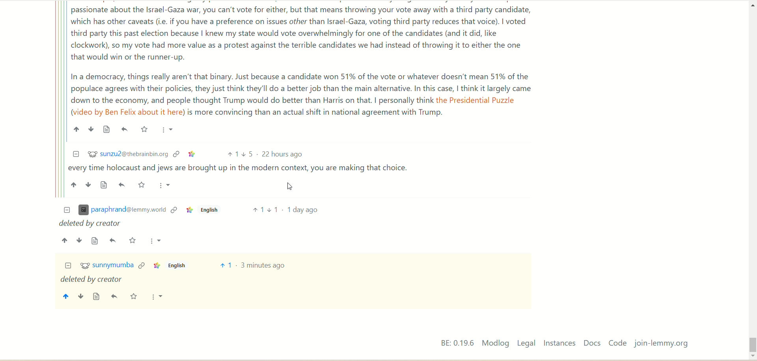  Describe the element at coordinates (95, 241) in the screenshot. I see `Source` at that location.